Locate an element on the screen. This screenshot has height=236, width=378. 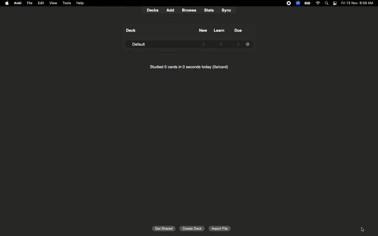
New is located at coordinates (203, 30).